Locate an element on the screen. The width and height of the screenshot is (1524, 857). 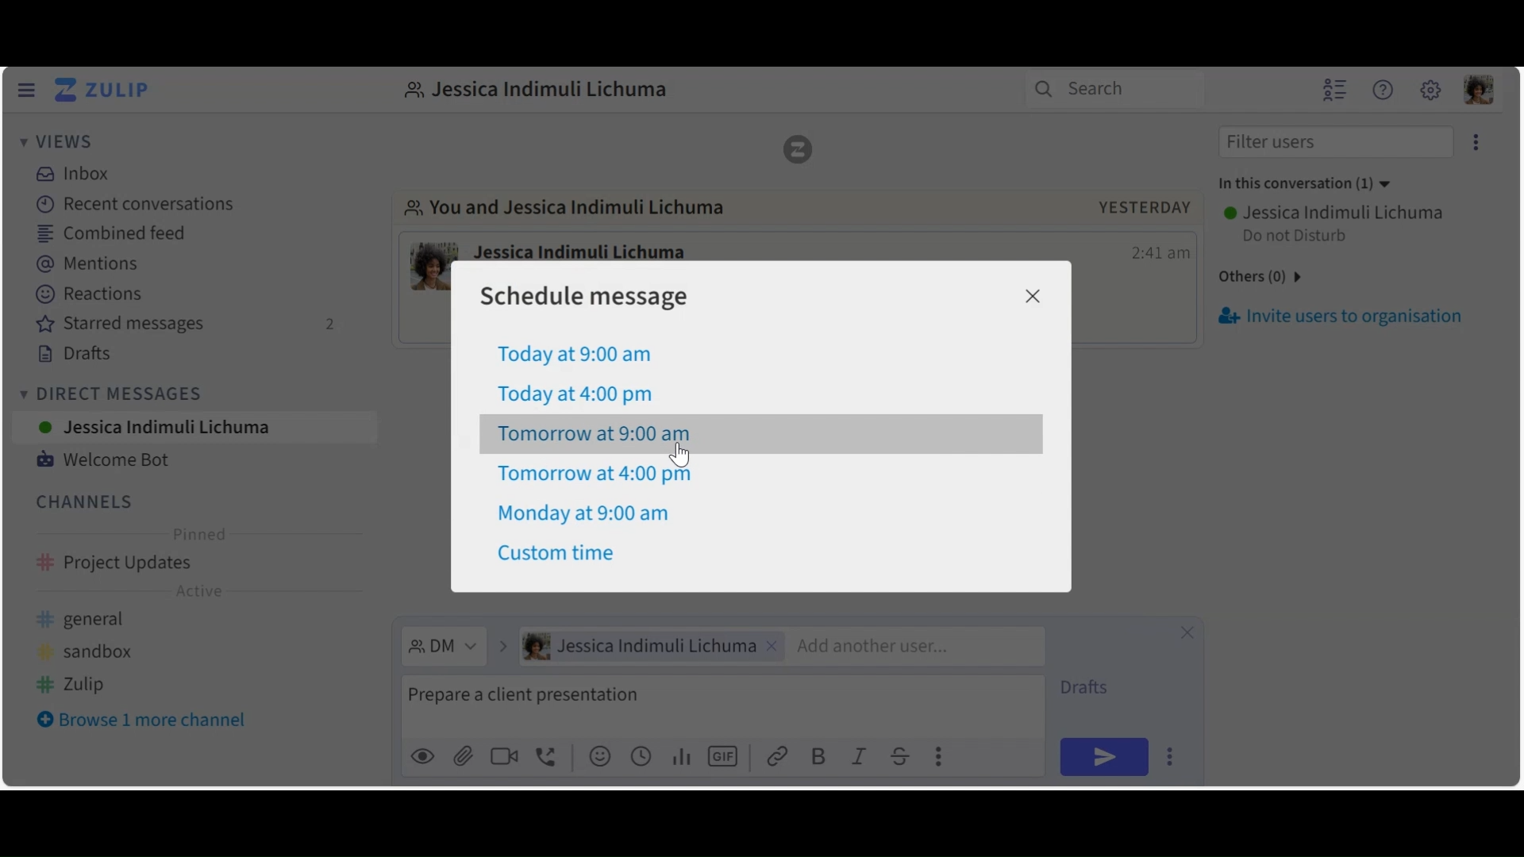
Add Call is located at coordinates (550, 755).